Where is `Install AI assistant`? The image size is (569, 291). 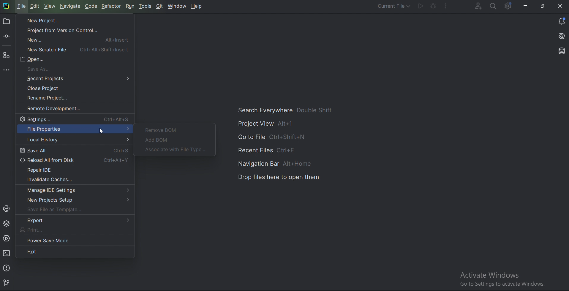 Install AI assistant is located at coordinates (562, 34).